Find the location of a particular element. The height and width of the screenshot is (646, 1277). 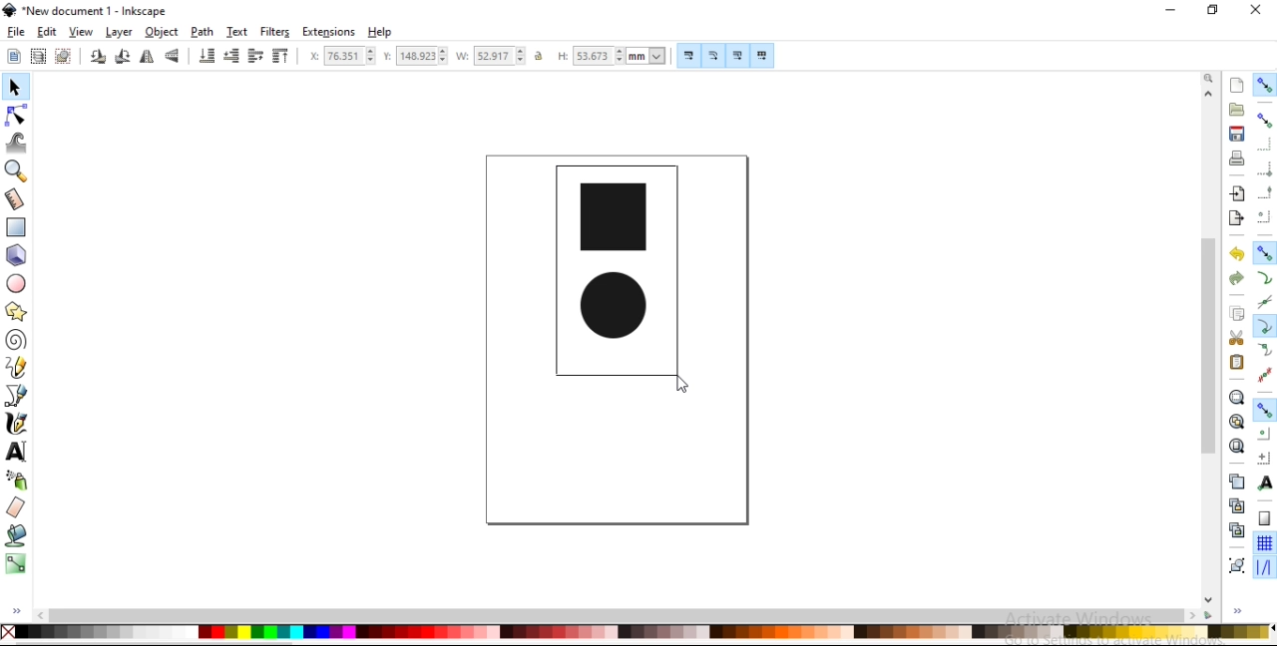

create a new document is located at coordinates (1238, 85).